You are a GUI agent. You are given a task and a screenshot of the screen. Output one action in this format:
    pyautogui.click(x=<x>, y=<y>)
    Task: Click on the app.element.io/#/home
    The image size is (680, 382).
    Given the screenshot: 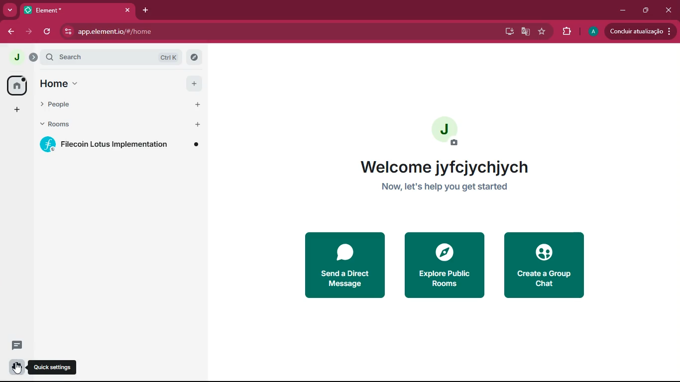 What is the action you would take?
    pyautogui.click(x=246, y=32)
    